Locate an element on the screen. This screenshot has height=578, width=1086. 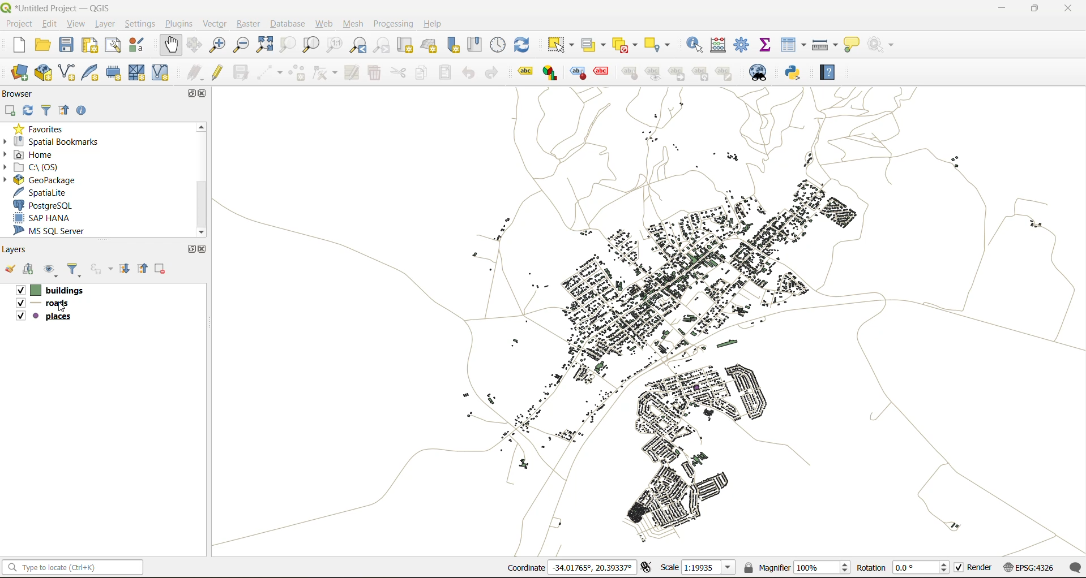
toggle edits is located at coordinates (217, 74).